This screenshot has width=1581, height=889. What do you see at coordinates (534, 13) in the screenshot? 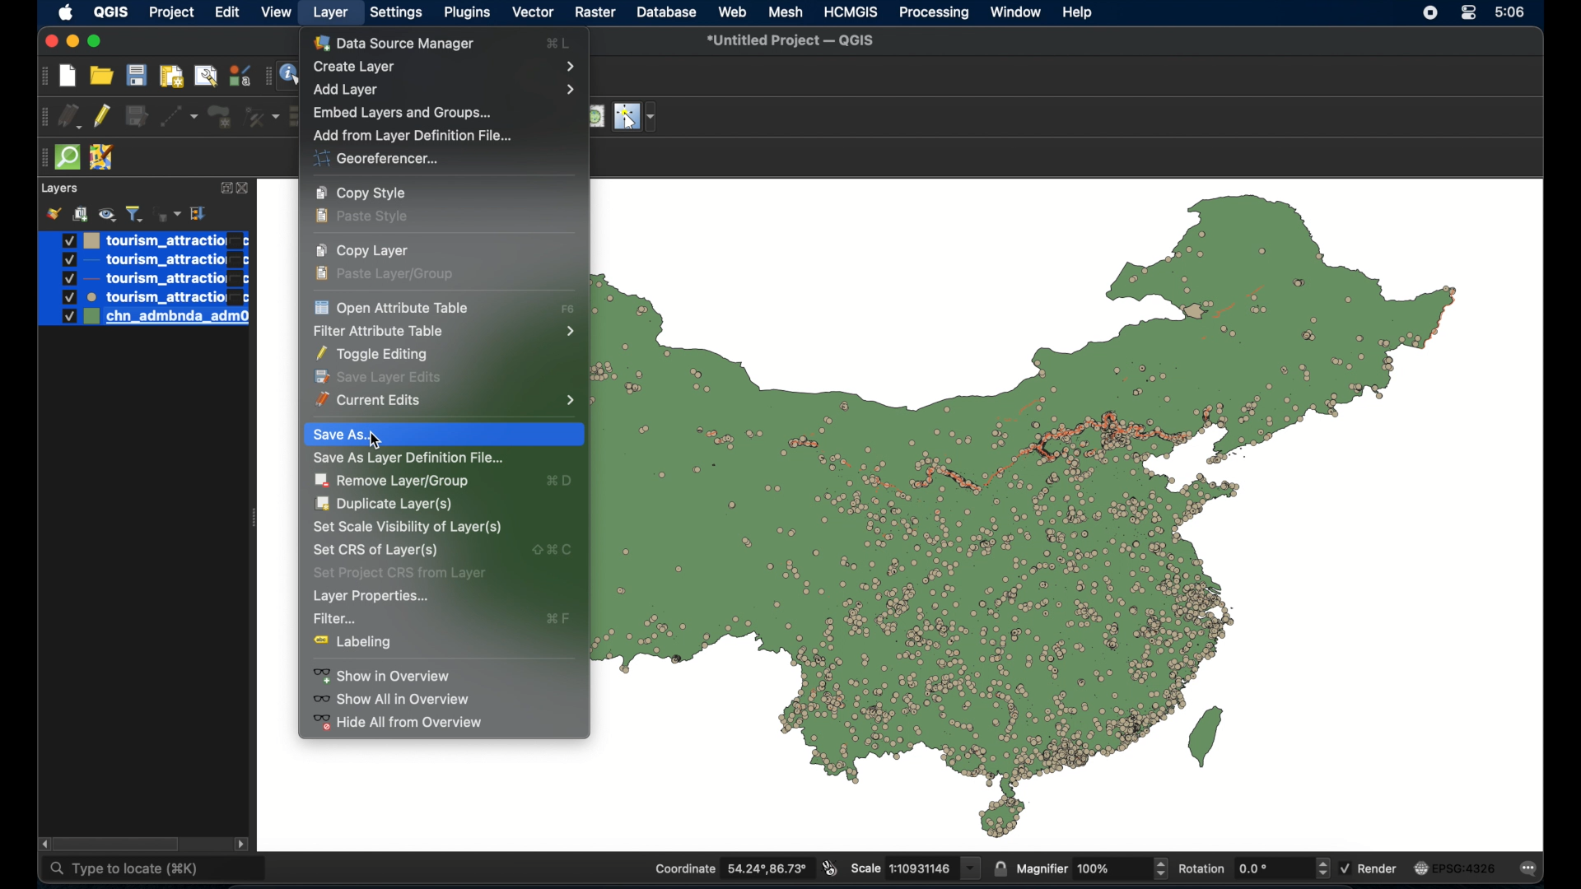
I see `vector` at bounding box center [534, 13].